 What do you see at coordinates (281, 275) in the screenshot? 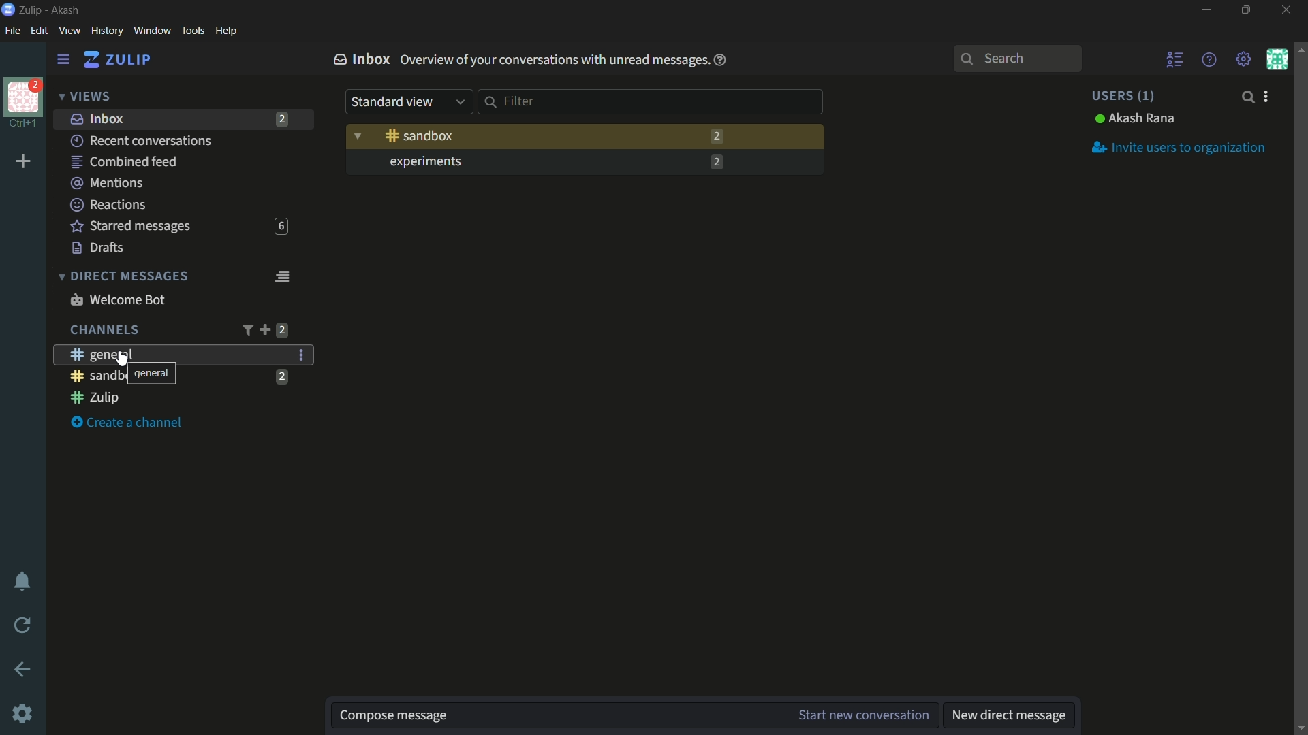
I see `direct message feed` at bounding box center [281, 275].